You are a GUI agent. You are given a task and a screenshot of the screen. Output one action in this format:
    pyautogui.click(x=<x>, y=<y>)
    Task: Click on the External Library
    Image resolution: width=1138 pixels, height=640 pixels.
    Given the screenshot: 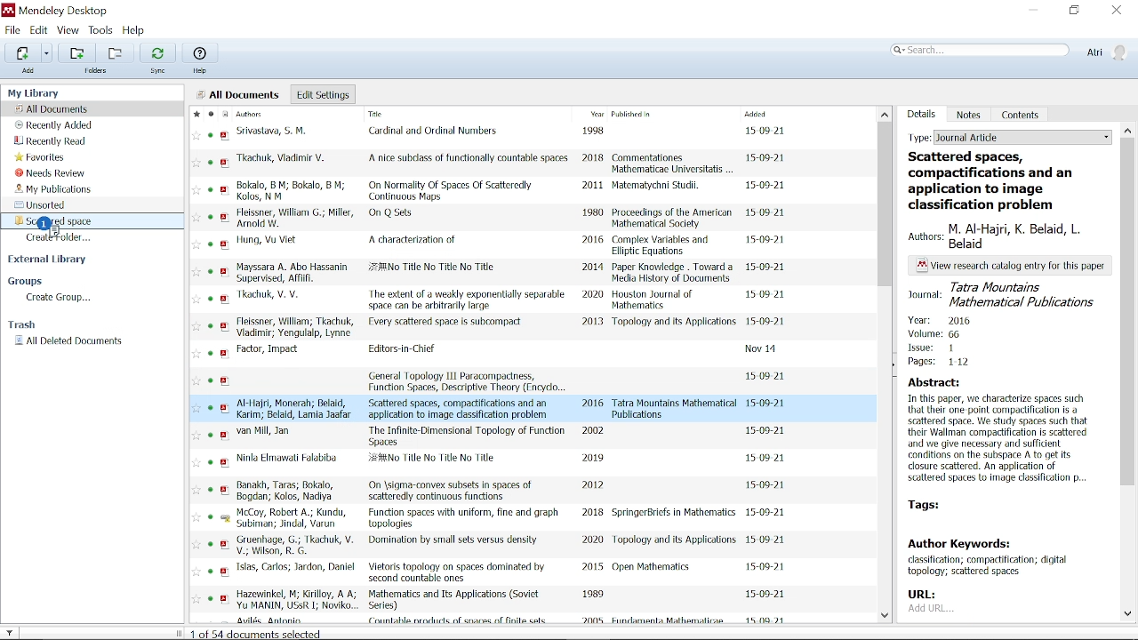 What is the action you would take?
    pyautogui.click(x=50, y=260)
    